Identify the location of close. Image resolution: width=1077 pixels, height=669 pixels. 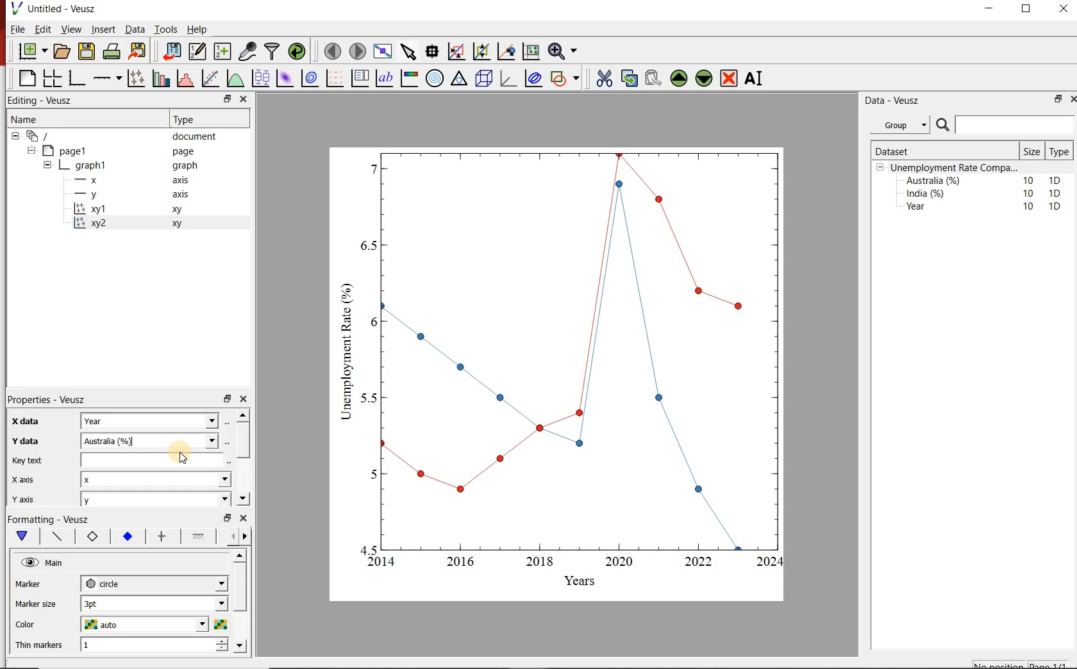
(244, 518).